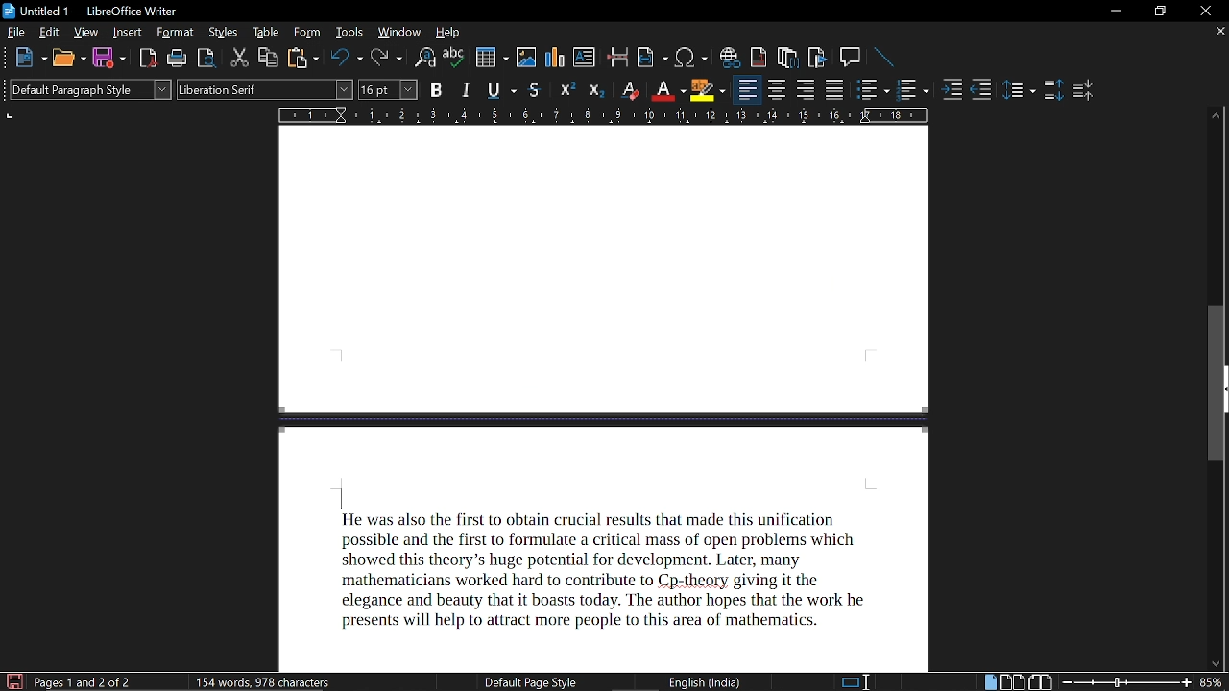  What do you see at coordinates (652, 59) in the screenshot?
I see `insert field` at bounding box center [652, 59].